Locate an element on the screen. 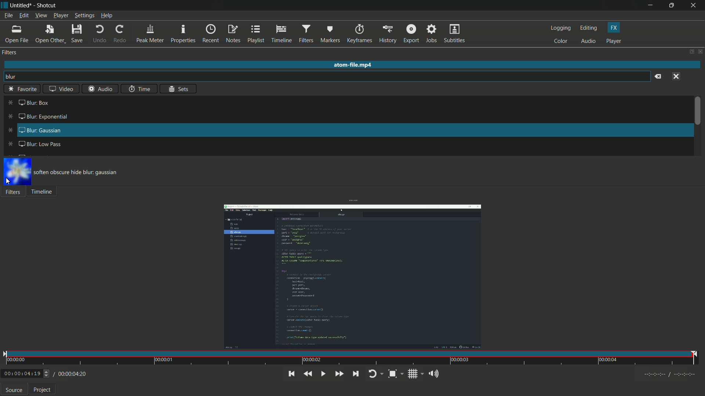  filters is located at coordinates (305, 34).